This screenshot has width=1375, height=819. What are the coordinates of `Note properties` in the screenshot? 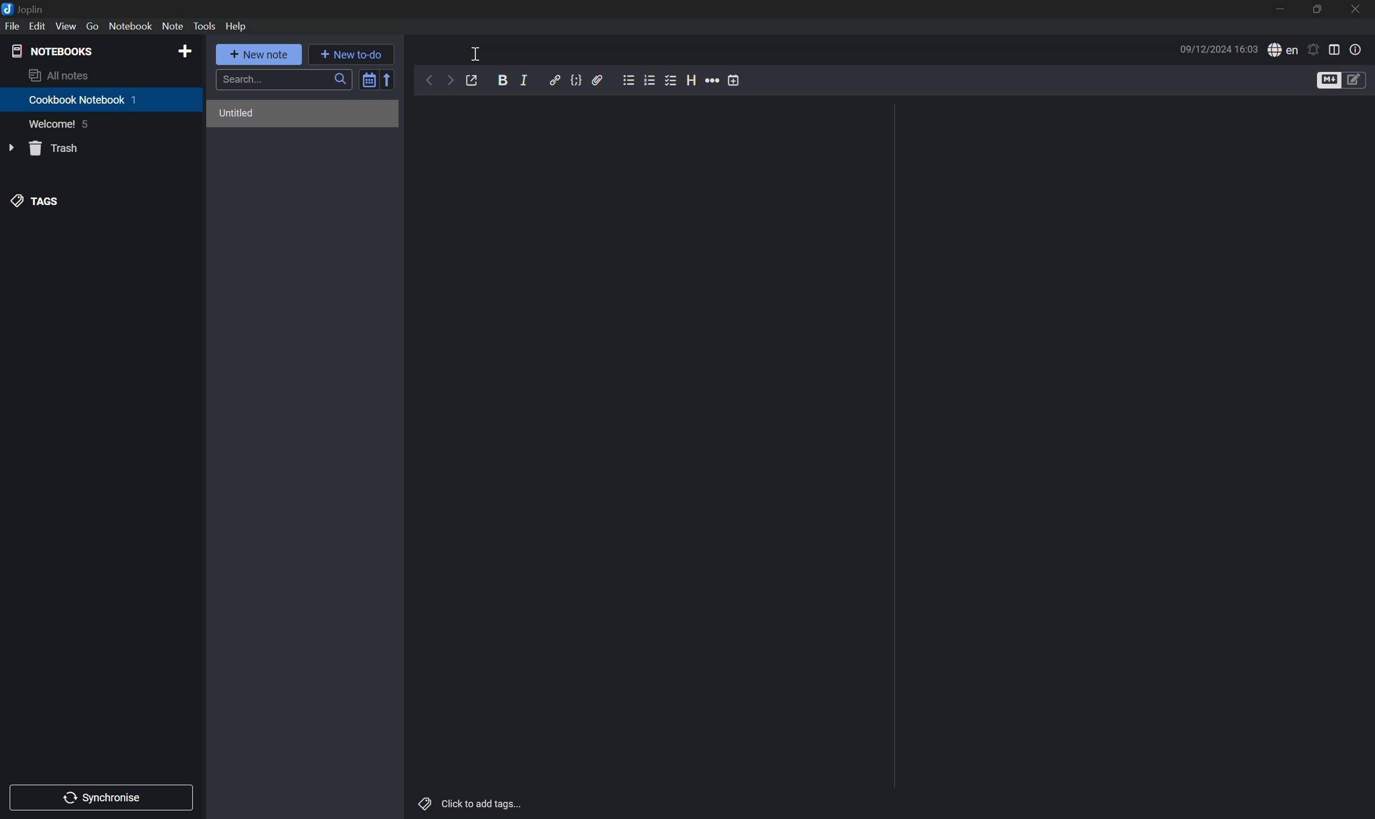 It's located at (1357, 49).